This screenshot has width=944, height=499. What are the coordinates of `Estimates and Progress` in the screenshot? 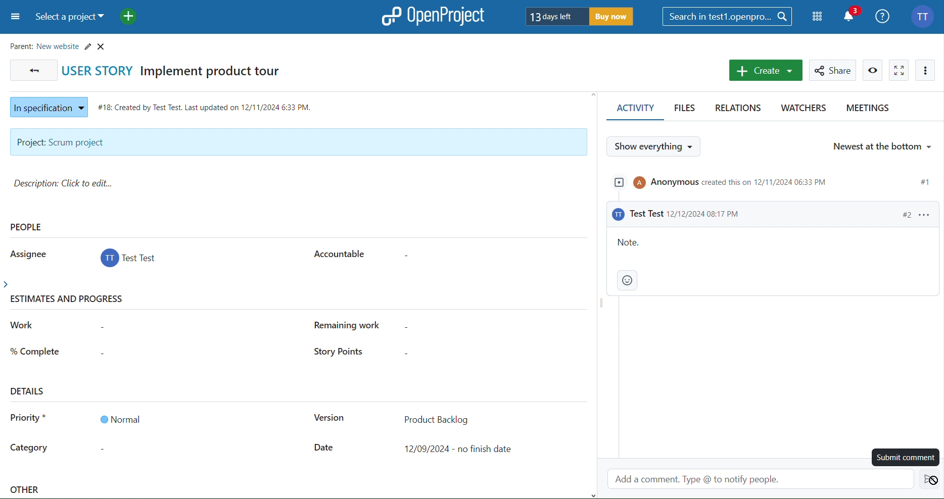 It's located at (70, 300).